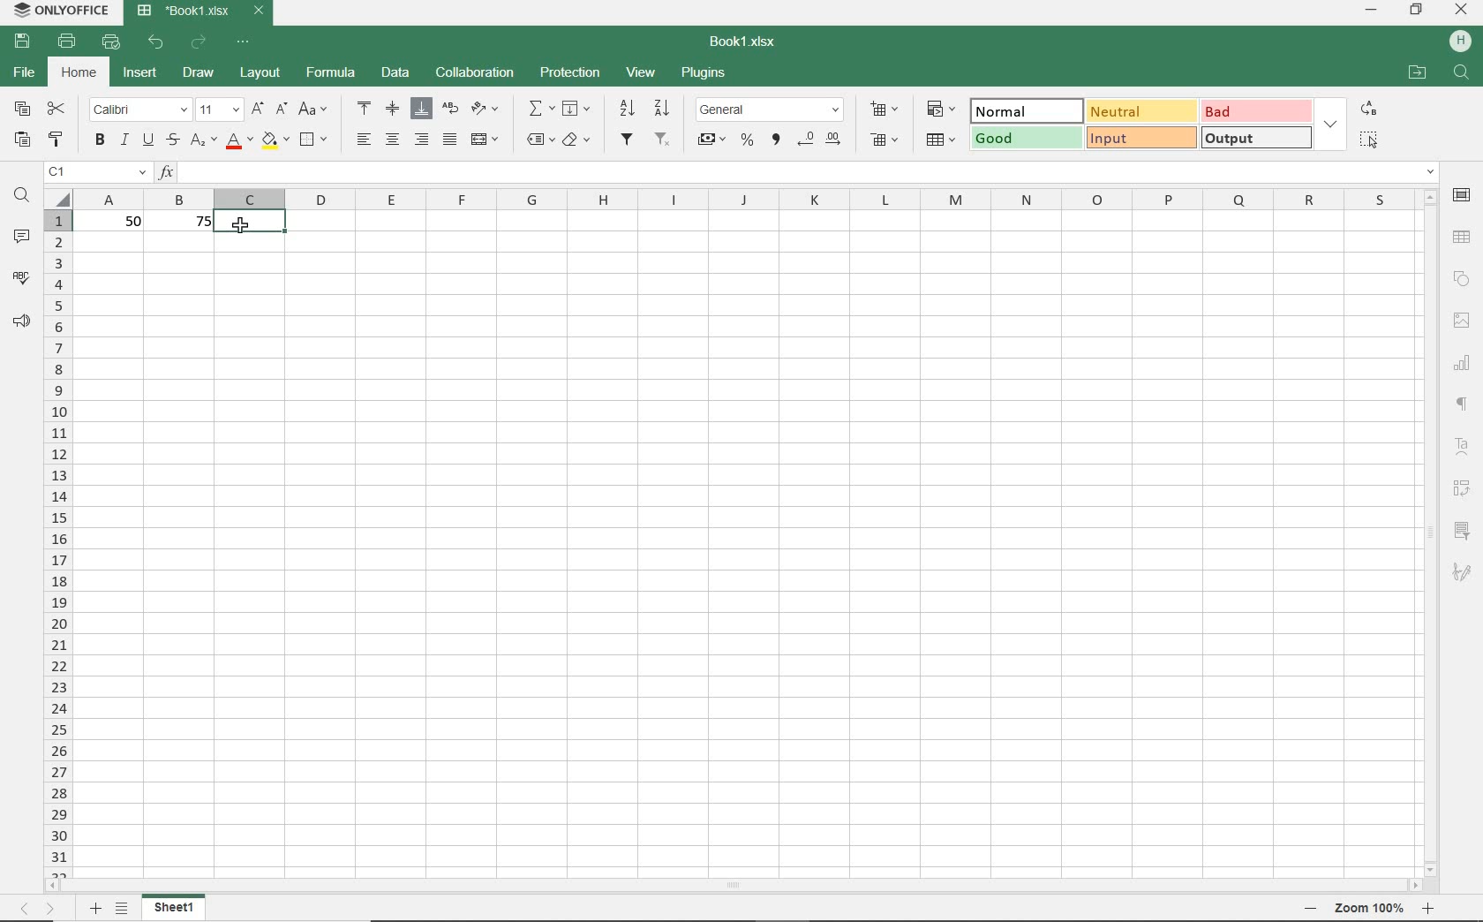  I want to click on system name, so click(58, 11).